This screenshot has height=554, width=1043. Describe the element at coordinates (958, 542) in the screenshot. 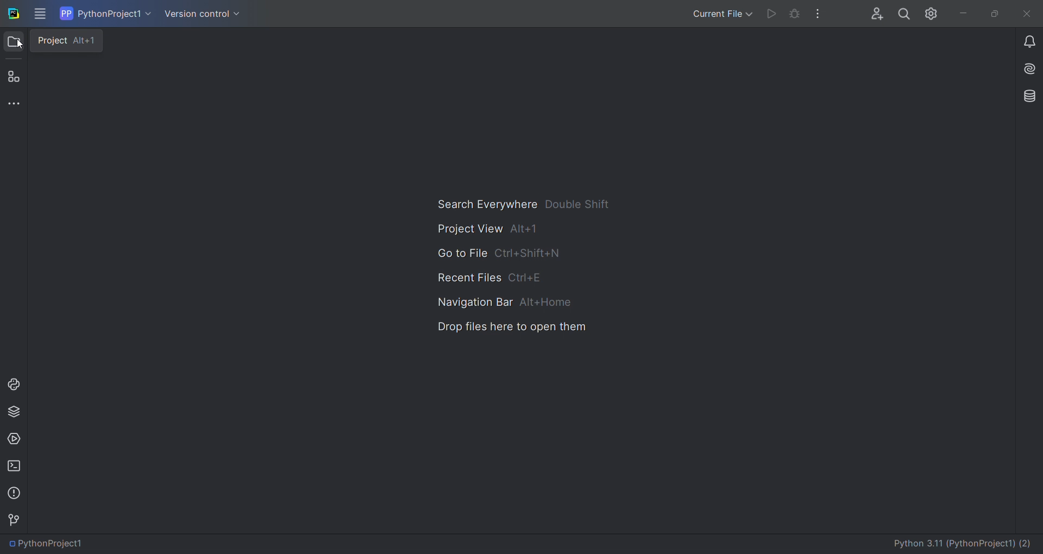

I see `Python 3.11 (PythonProject1)(2)` at that location.